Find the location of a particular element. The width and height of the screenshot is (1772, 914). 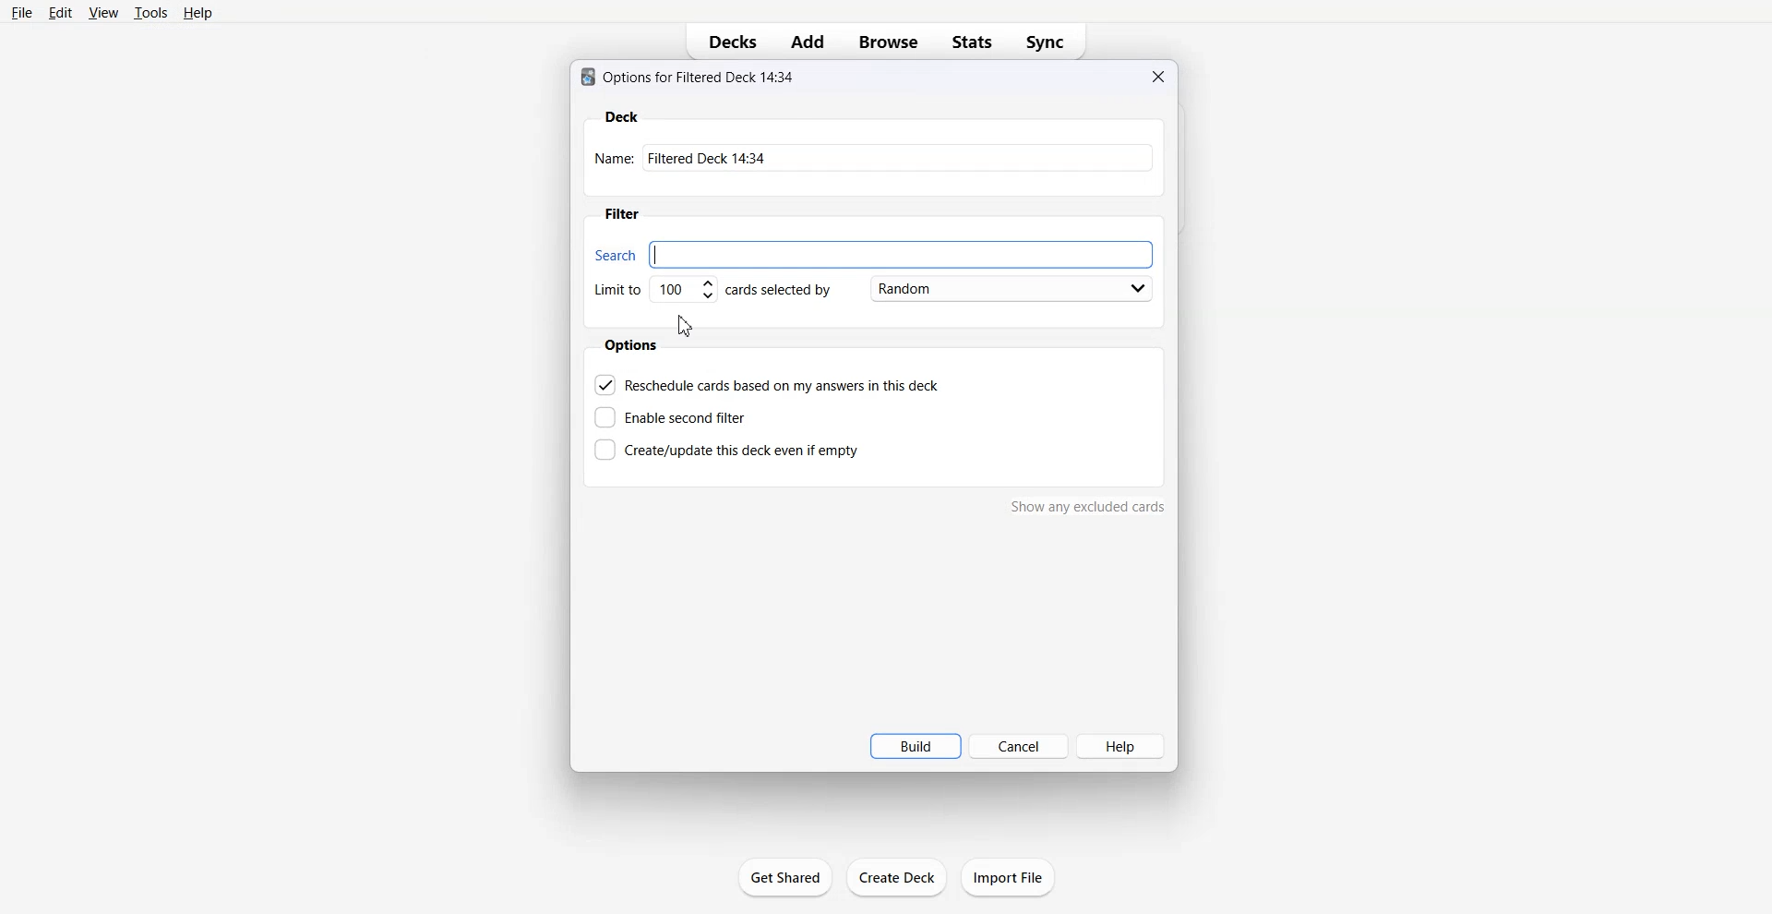

Reschedule cards based on my answers is located at coordinates (771, 385).